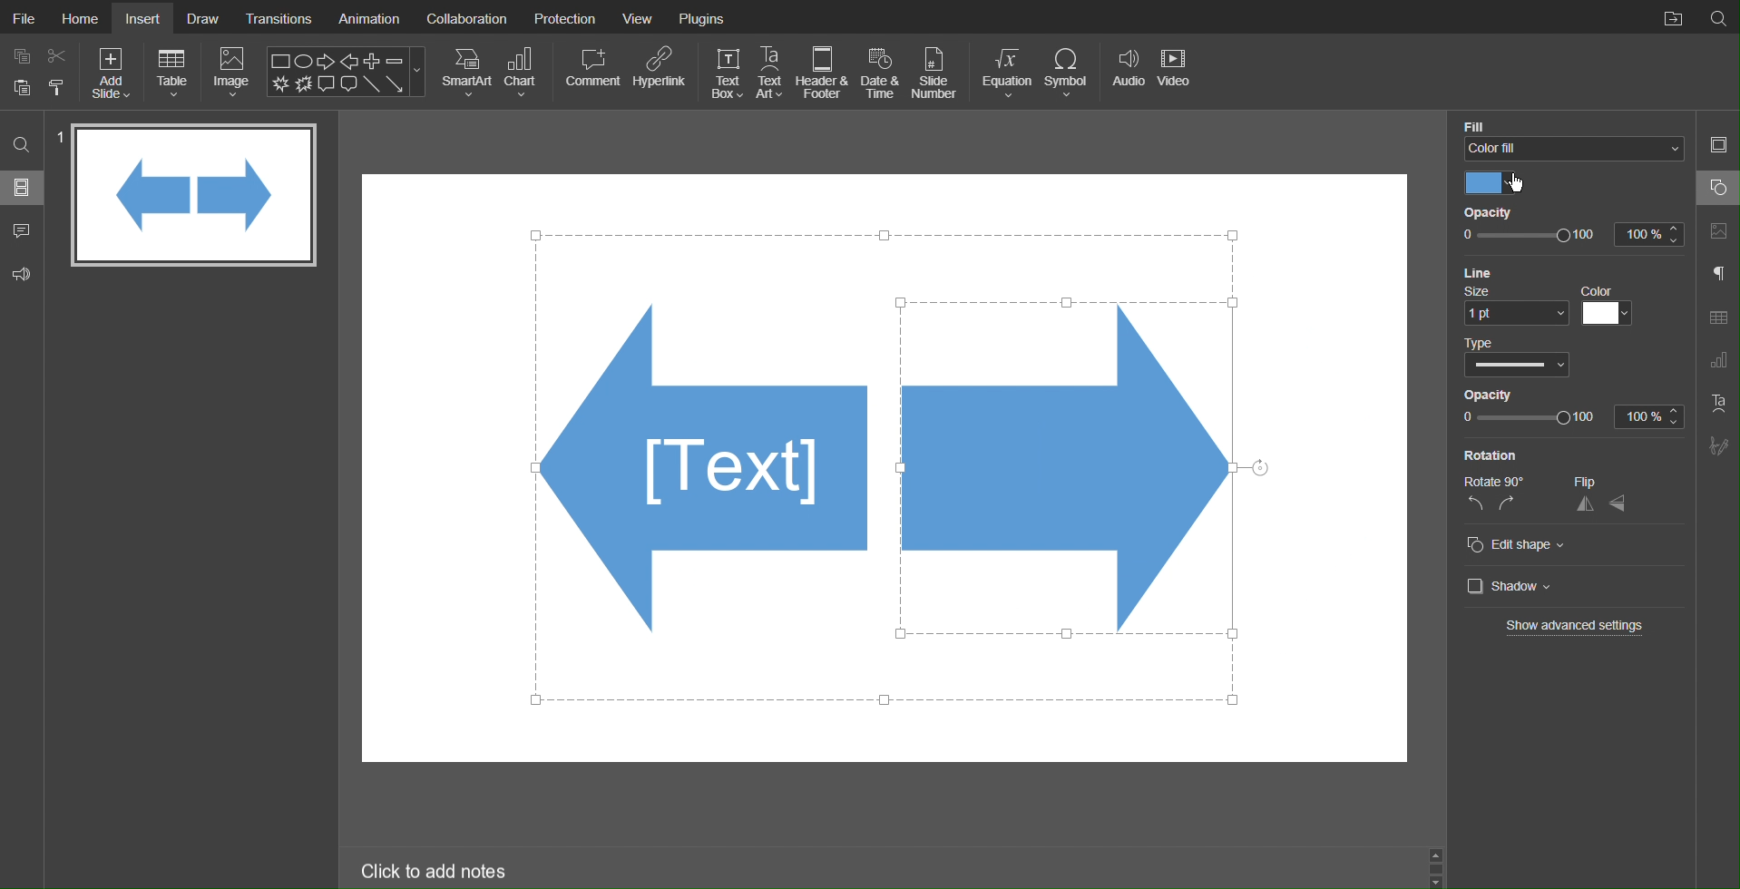 This screenshot has width=1740, height=889. Describe the element at coordinates (203, 17) in the screenshot. I see `Draw` at that location.